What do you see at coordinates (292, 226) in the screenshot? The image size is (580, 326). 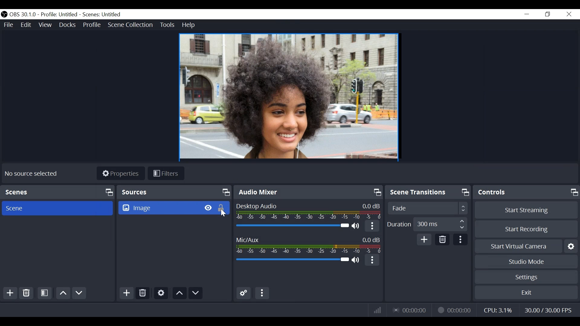 I see `Adjust Desktop Icon Slider` at bounding box center [292, 226].